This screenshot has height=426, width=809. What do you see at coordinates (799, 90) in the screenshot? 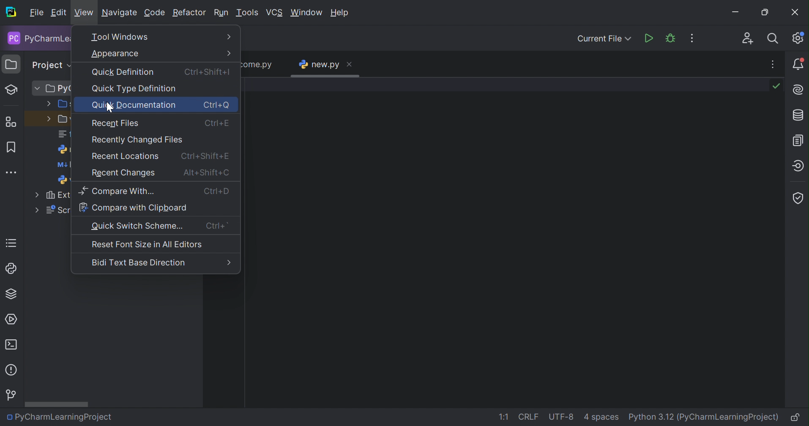
I see `AI Assistance` at bounding box center [799, 90].